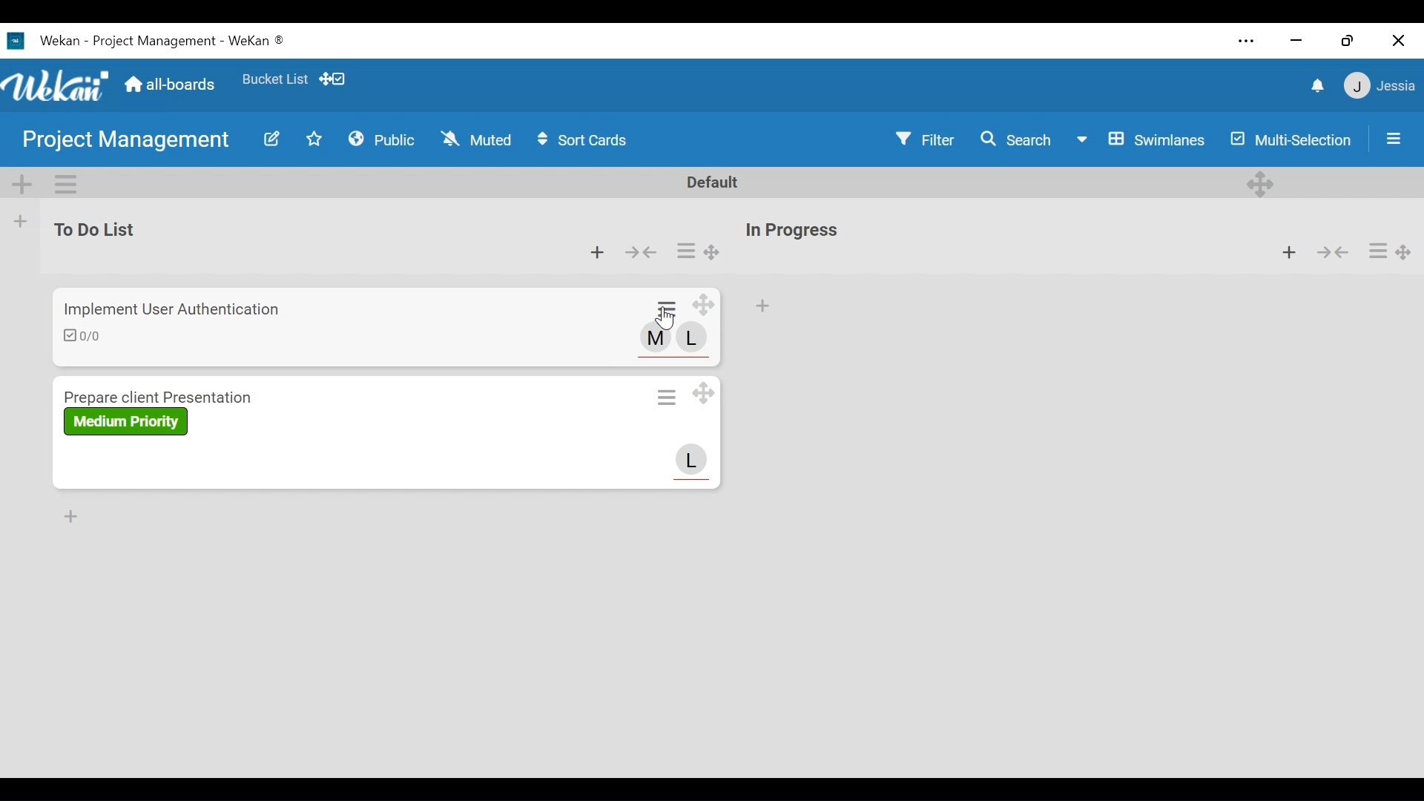  I want to click on Board View, so click(1140, 139).